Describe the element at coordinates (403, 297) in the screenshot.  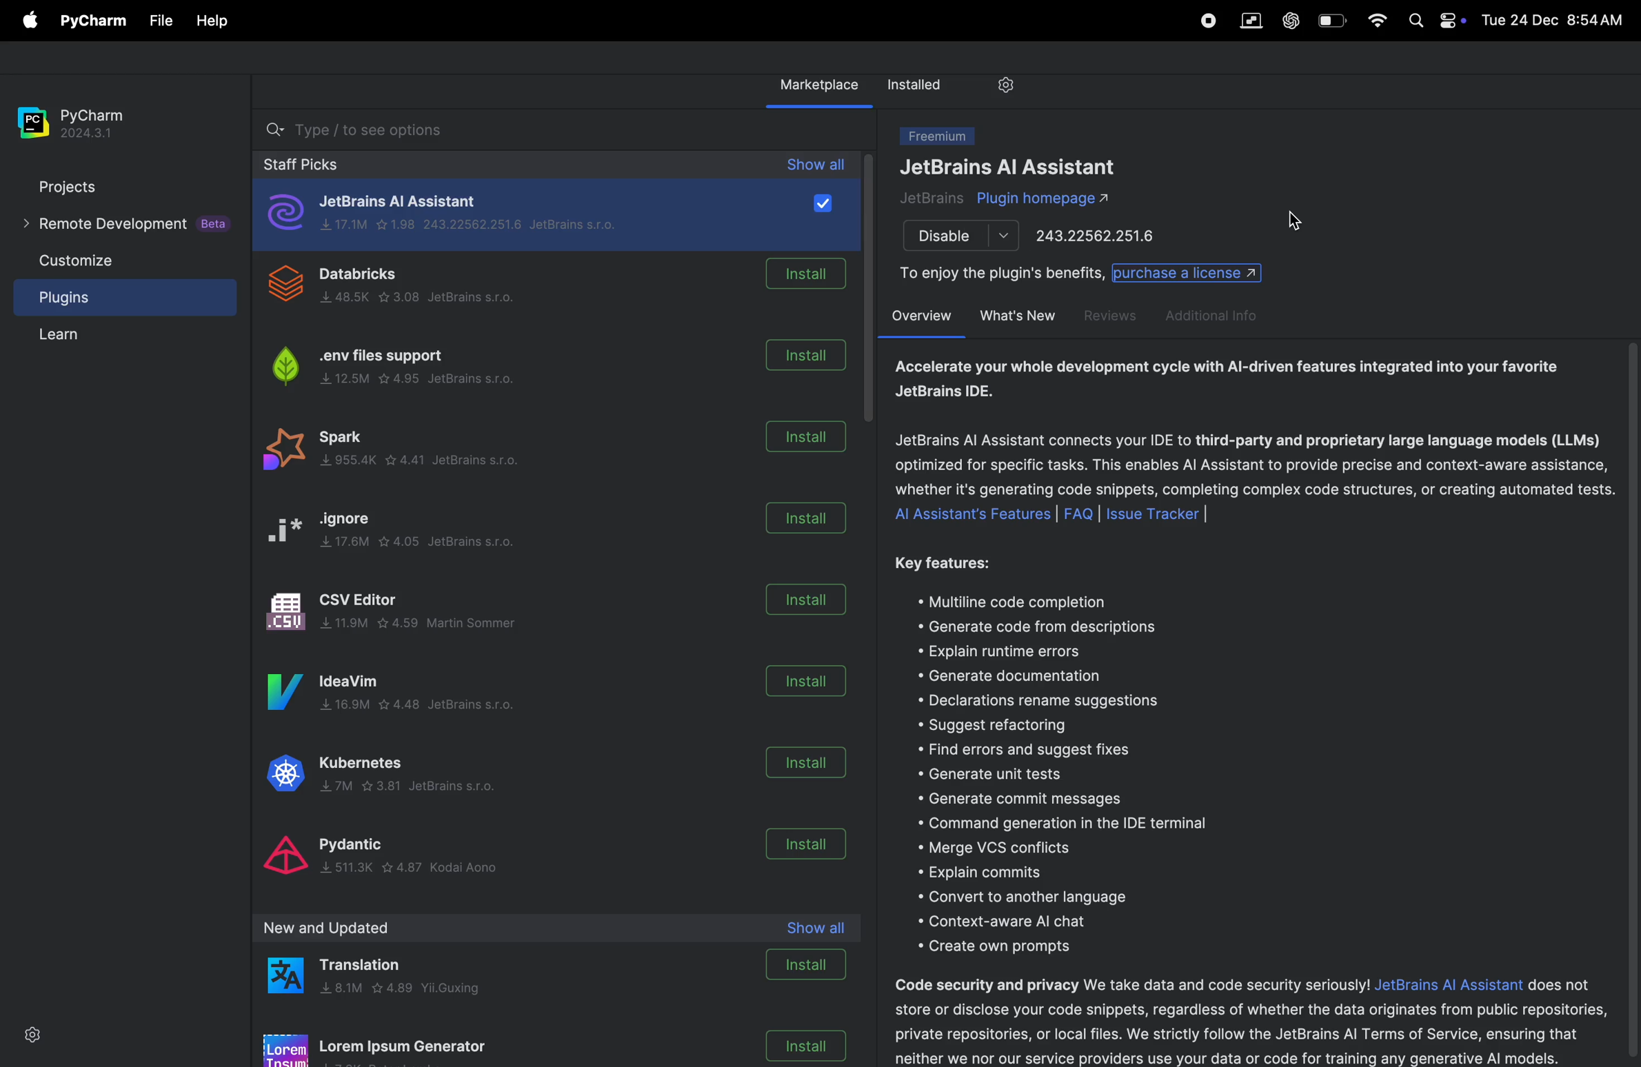
I see `data bricks` at that location.